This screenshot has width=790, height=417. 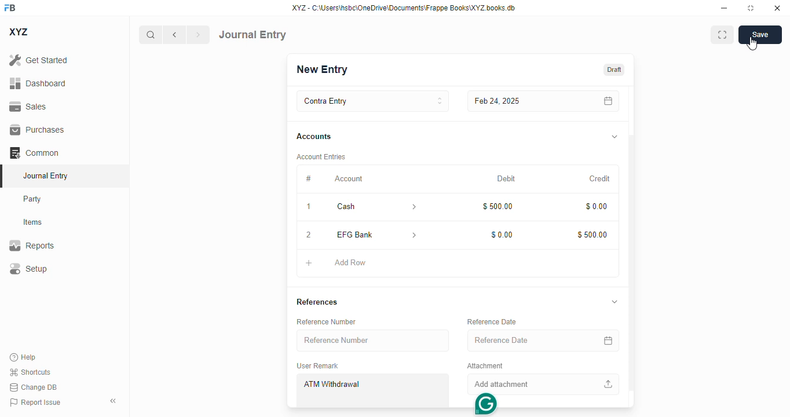 What do you see at coordinates (253, 35) in the screenshot?
I see `journal entry` at bounding box center [253, 35].